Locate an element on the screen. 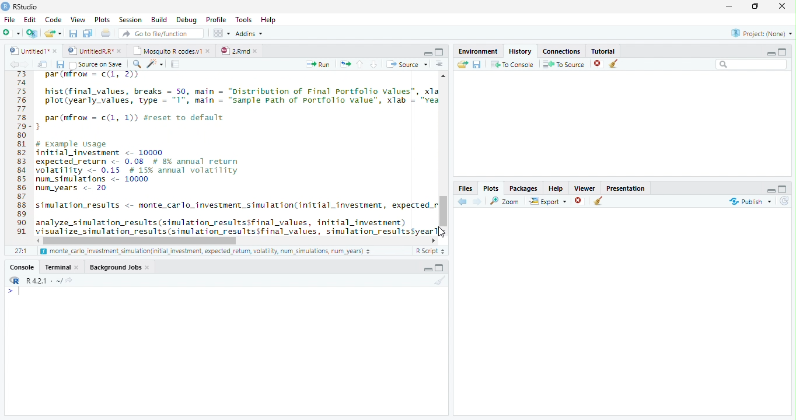 Image resolution: width=796 pixels, height=420 pixels. Go to next section of code is located at coordinates (375, 65).